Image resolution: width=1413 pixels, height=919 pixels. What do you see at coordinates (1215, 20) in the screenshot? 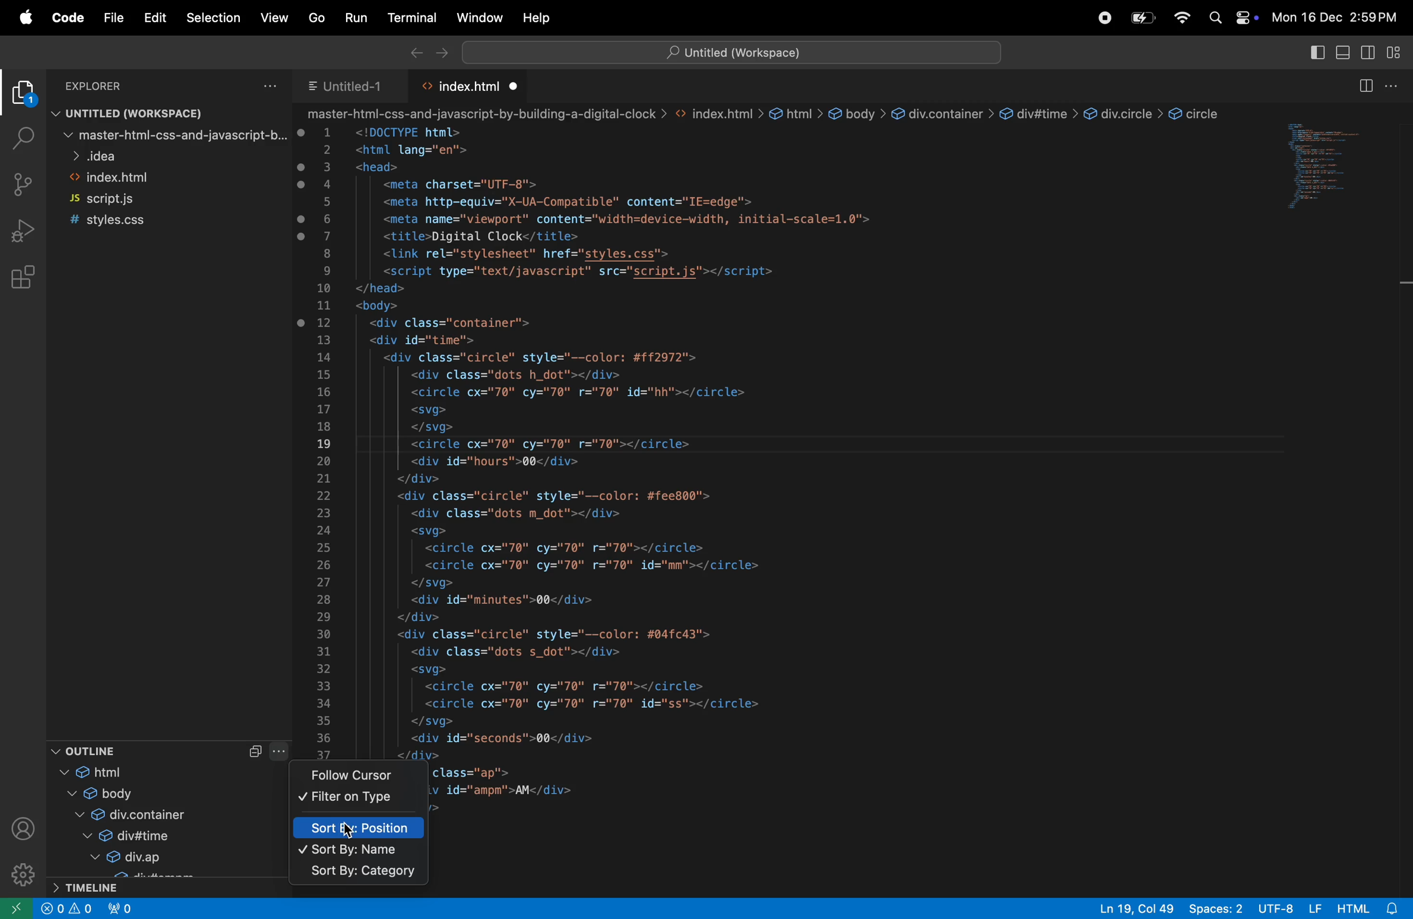
I see `search` at bounding box center [1215, 20].